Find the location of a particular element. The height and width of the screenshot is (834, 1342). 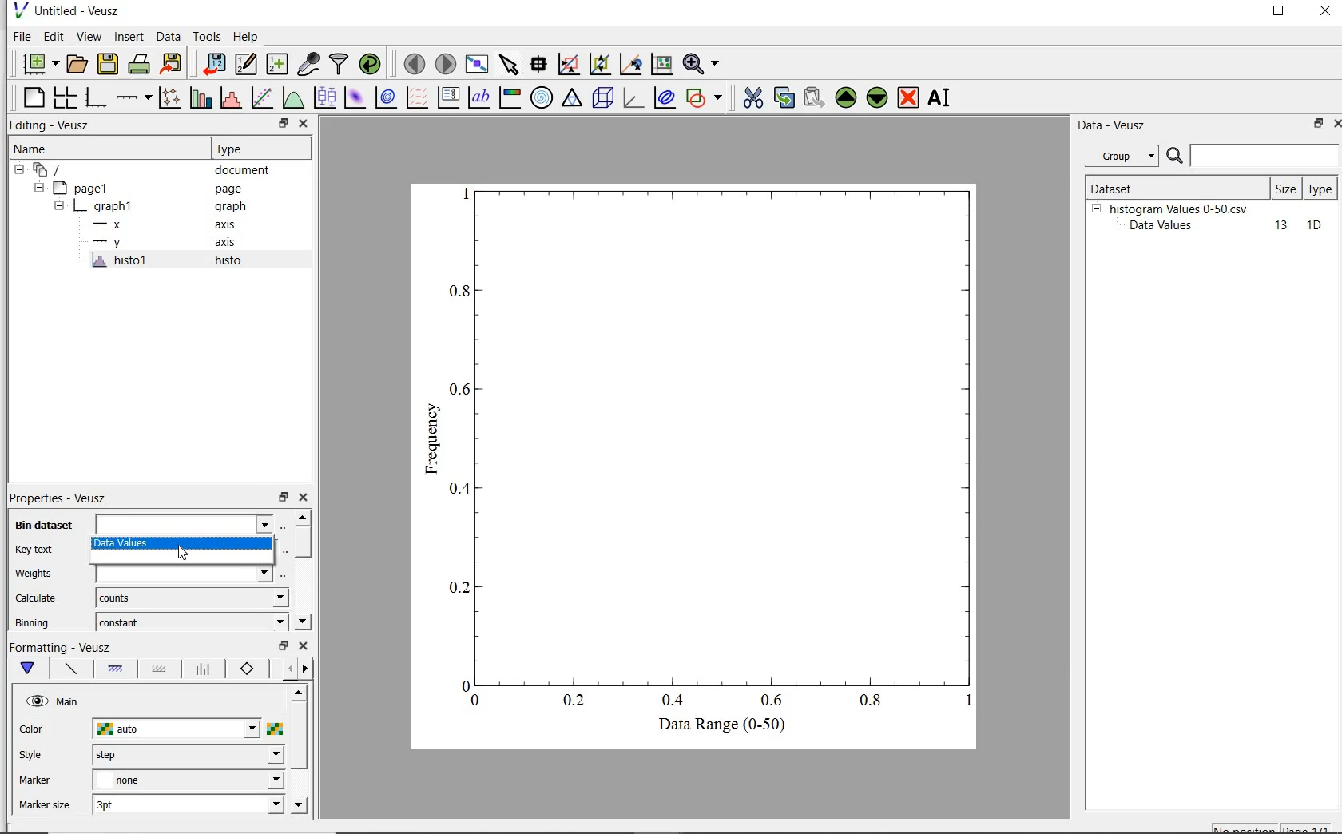

input weights is located at coordinates (188, 573).